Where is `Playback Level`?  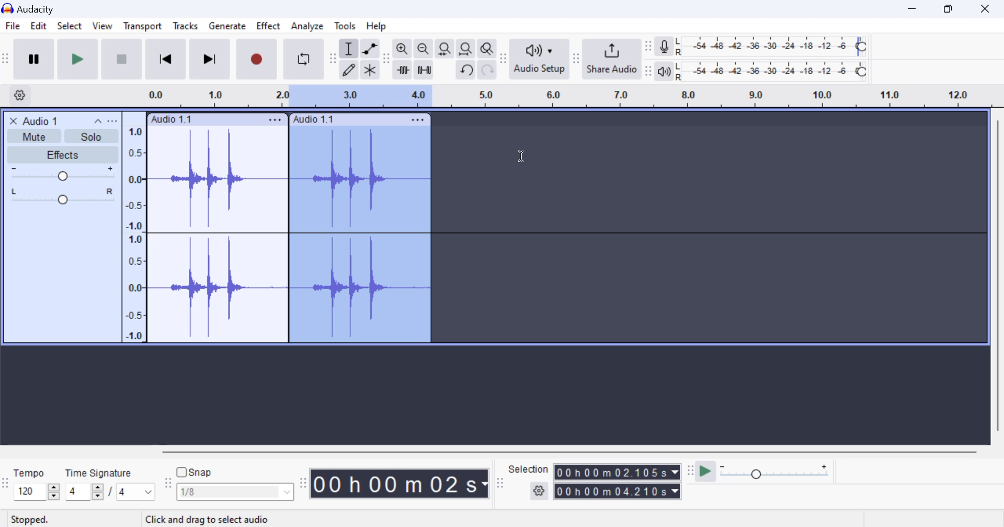
Playback Level is located at coordinates (771, 72).